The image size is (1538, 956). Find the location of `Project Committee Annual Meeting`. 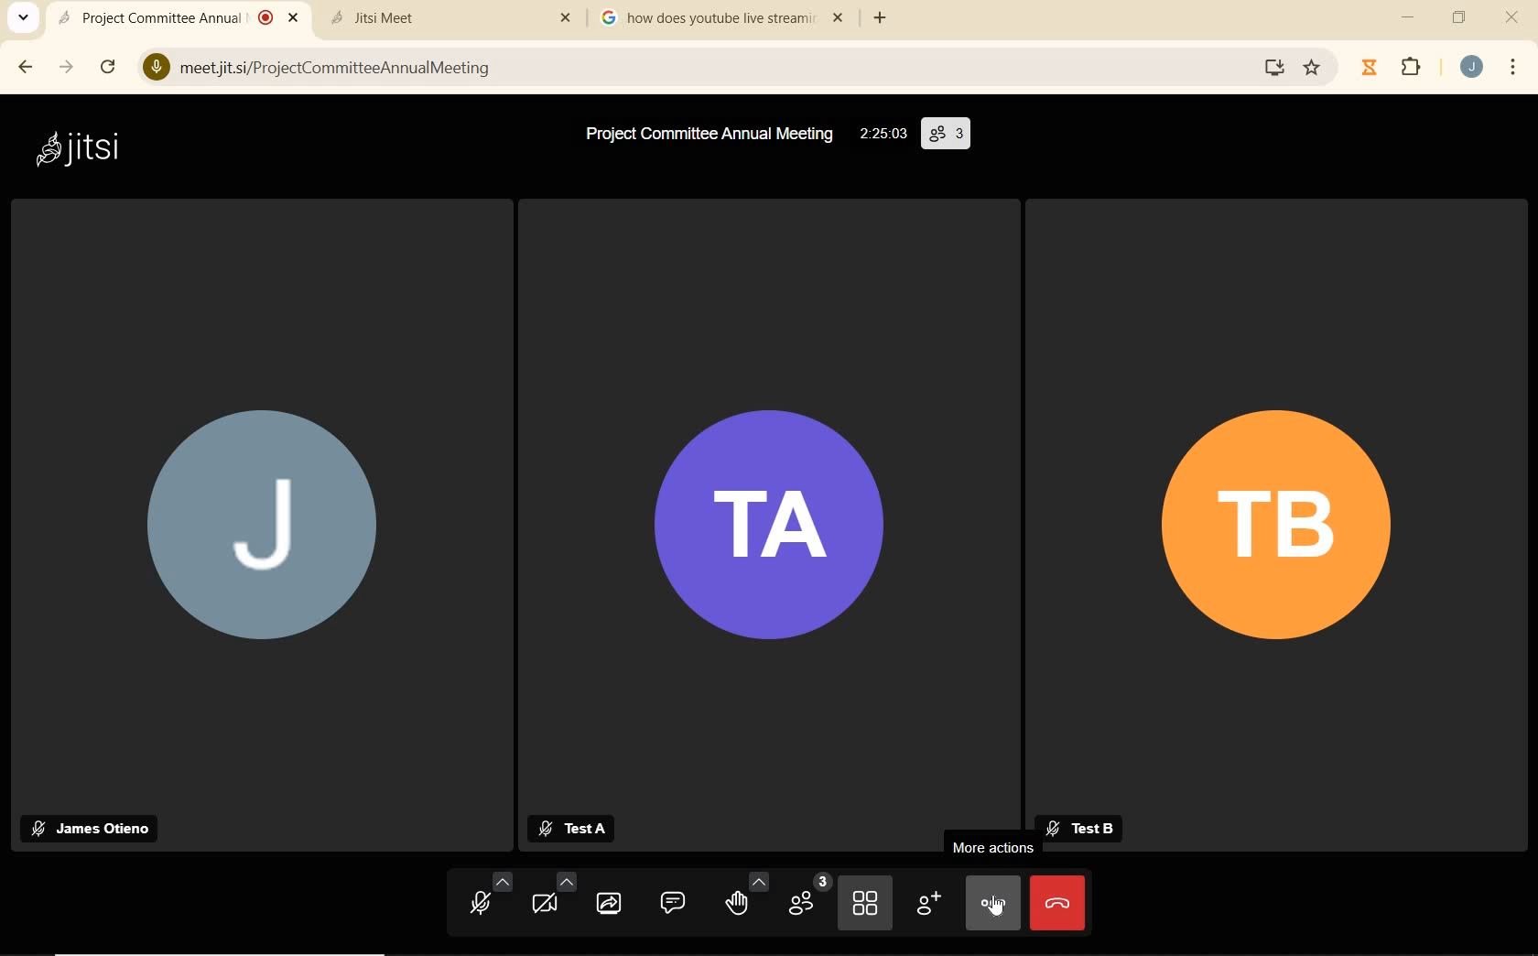

Project Committee Annual Meeting is located at coordinates (706, 136).